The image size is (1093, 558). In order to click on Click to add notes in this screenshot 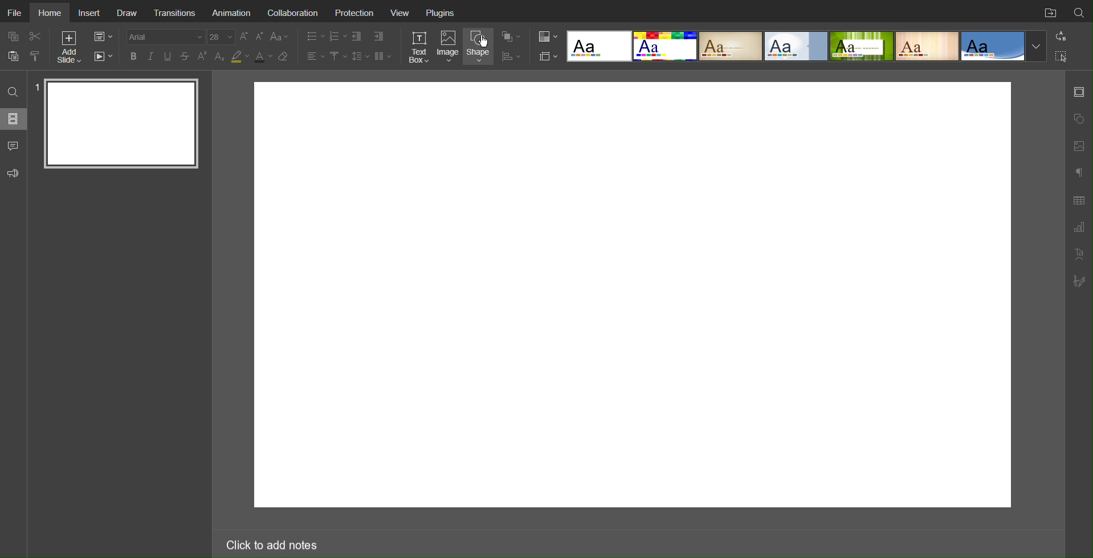, I will do `click(271, 543)`.